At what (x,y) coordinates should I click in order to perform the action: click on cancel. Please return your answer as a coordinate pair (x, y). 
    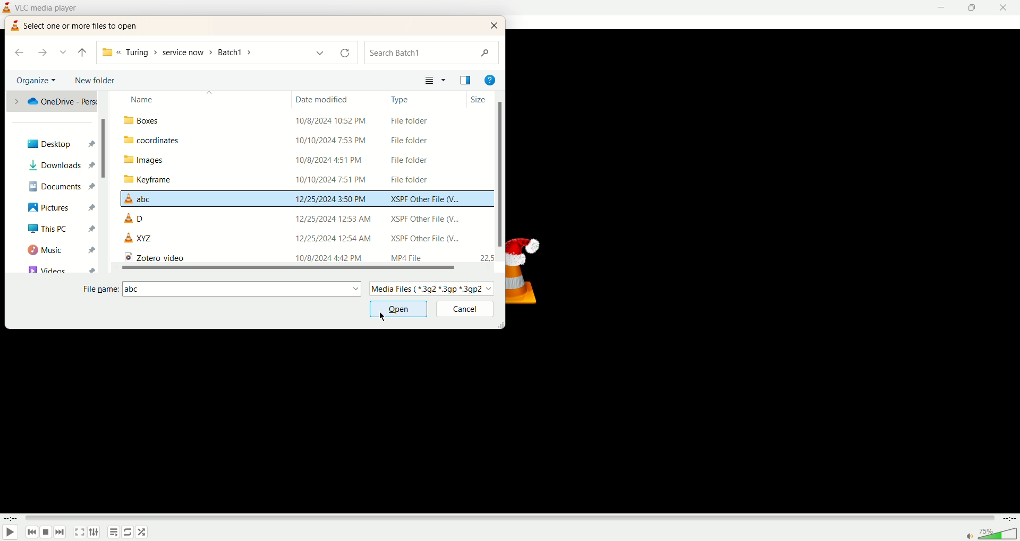
    Looking at the image, I should click on (463, 309).